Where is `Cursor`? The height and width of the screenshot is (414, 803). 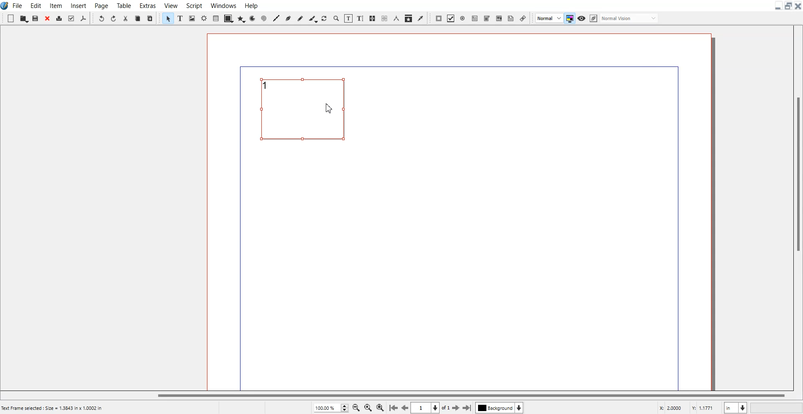 Cursor is located at coordinates (330, 108).